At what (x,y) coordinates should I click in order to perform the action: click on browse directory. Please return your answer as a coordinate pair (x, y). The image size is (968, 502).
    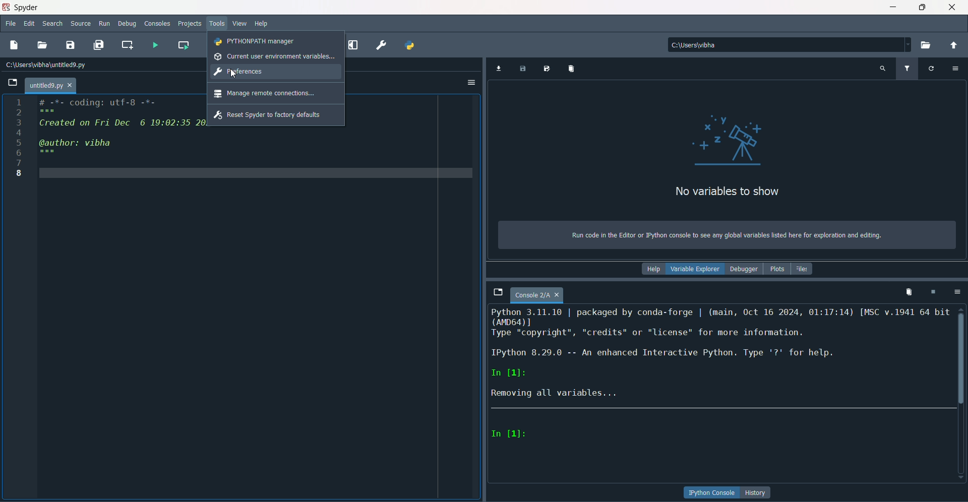
    Looking at the image, I should click on (926, 45).